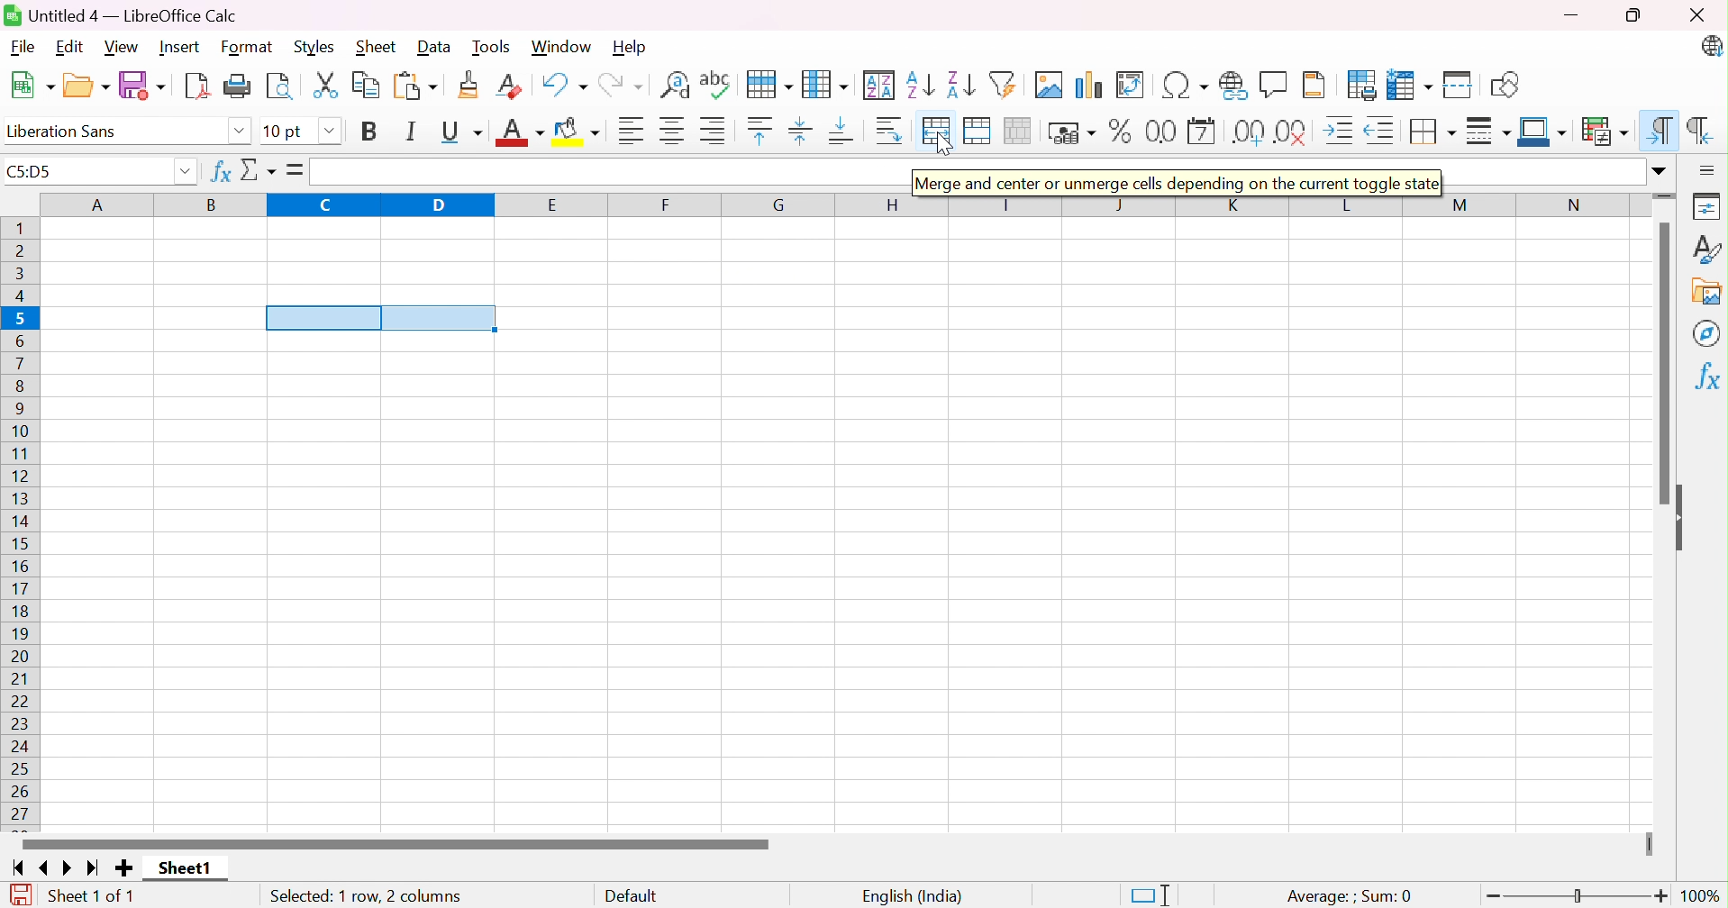 This screenshot has width=1728, height=908. I want to click on Zoom Out, so click(1496, 896).